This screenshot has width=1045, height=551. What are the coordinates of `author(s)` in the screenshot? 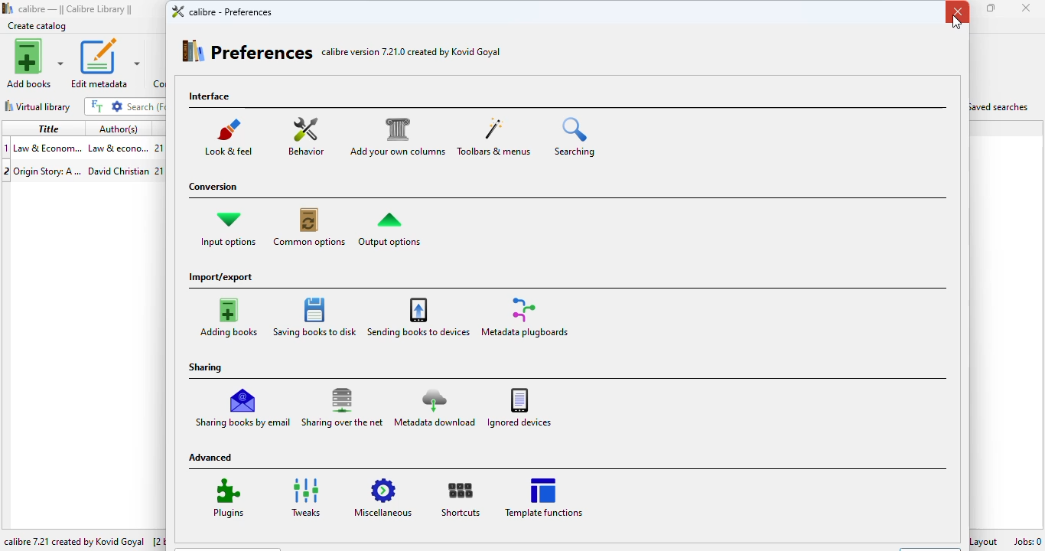 It's located at (120, 129).